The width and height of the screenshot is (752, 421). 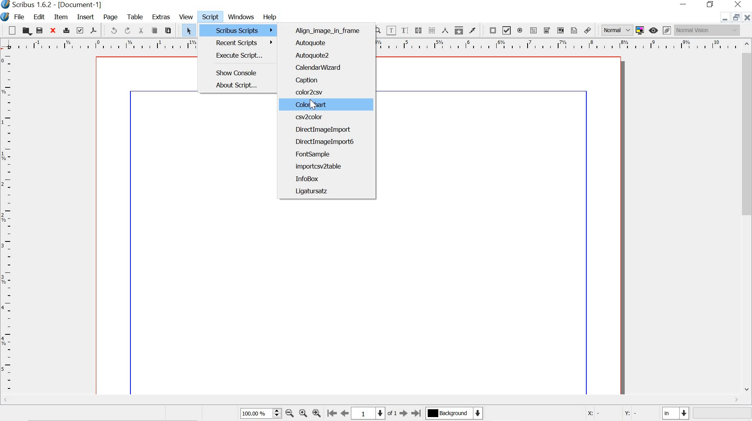 I want to click on zoom in or out, so click(x=378, y=31).